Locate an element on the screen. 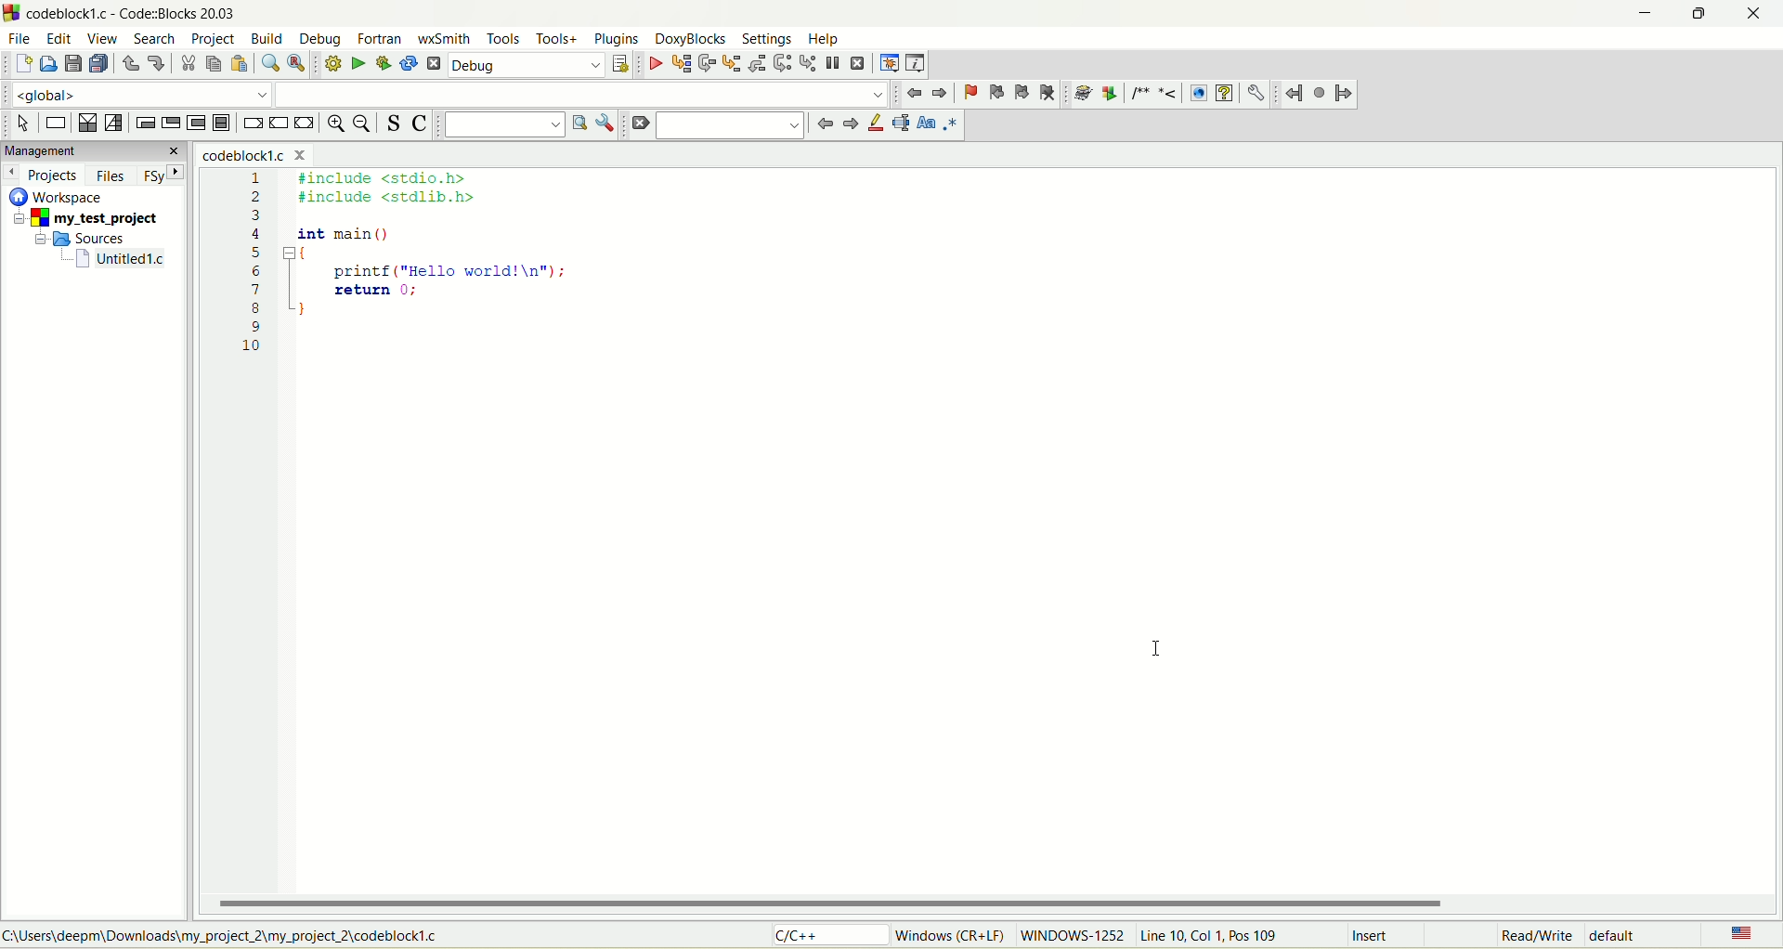  step into instruction is located at coordinates (805, 61).